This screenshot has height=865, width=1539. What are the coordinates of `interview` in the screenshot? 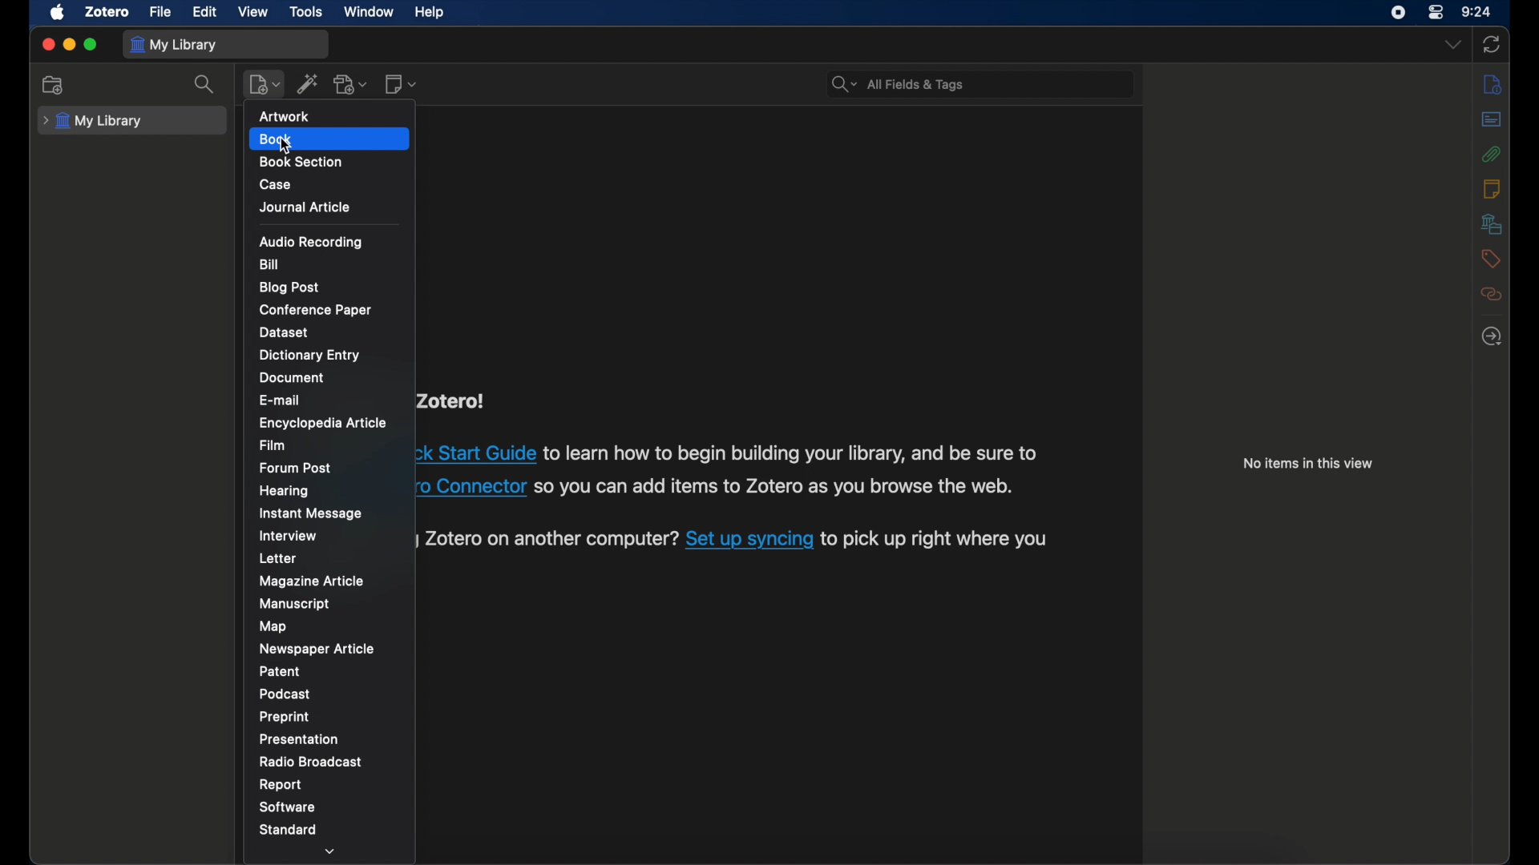 It's located at (288, 534).